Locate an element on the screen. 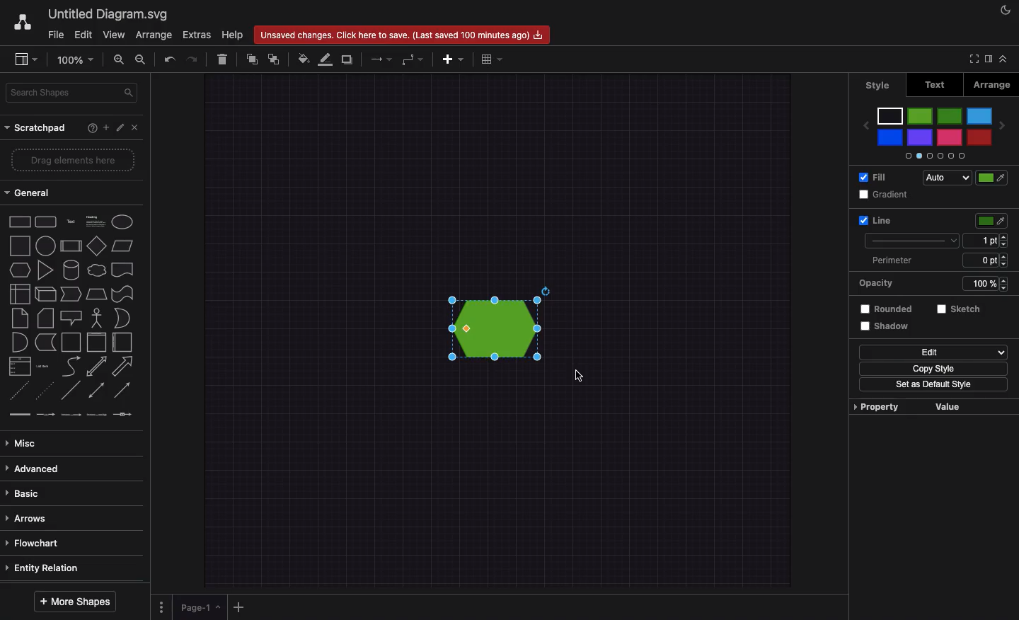 Image resolution: width=1019 pixels, height=620 pixels. Colors is located at coordinates (939, 133).